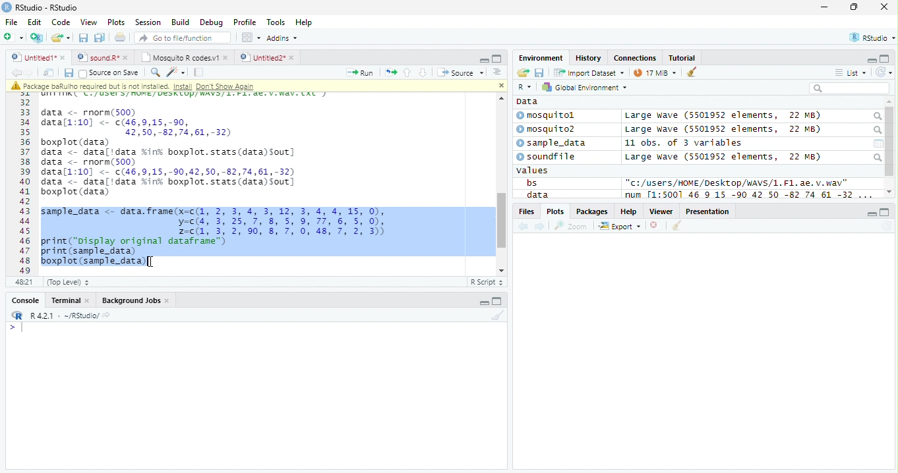  I want to click on Compile report, so click(199, 72).